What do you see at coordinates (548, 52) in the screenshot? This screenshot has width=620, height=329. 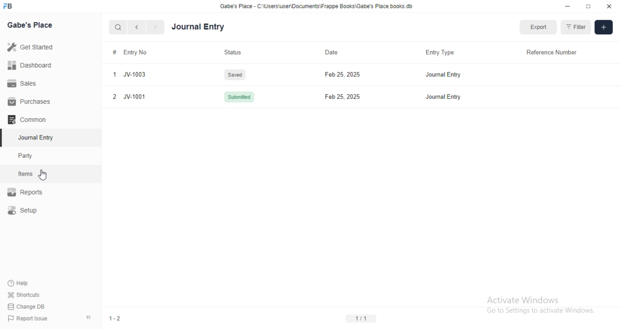 I see `Reference Number` at bounding box center [548, 52].